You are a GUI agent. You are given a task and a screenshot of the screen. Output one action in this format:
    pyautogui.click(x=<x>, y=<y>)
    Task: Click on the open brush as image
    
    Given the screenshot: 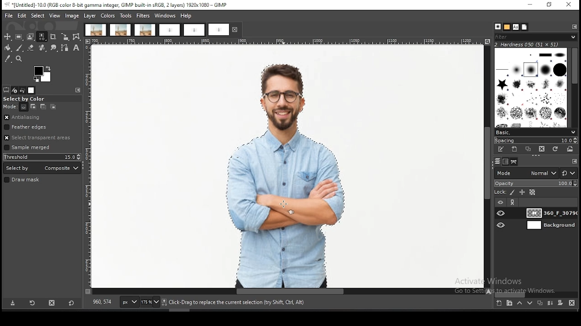 What is the action you would take?
    pyautogui.click(x=570, y=149)
    